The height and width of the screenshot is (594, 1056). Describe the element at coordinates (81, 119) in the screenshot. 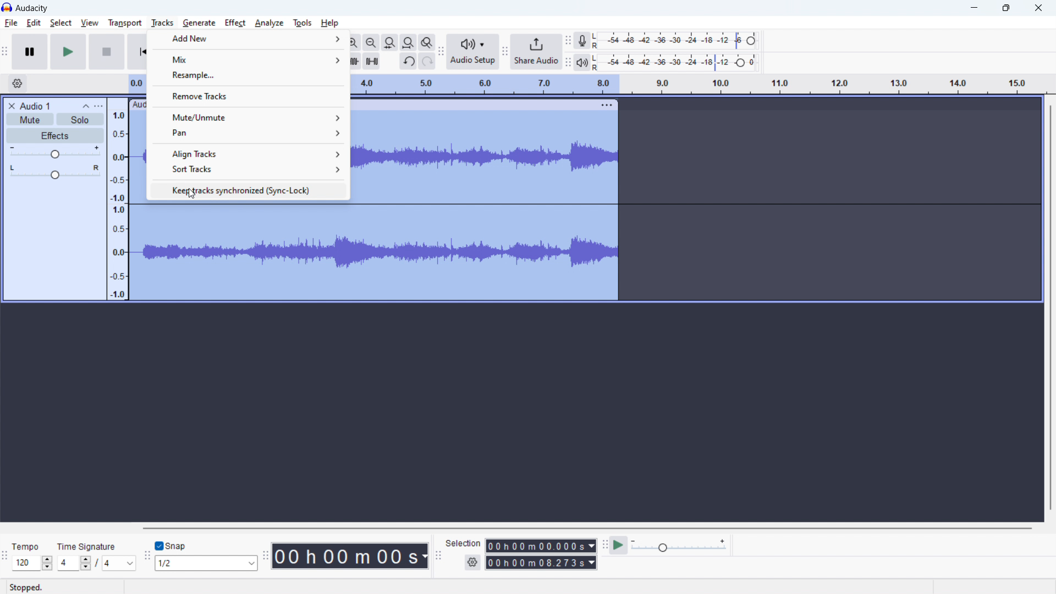

I see `solo` at that location.